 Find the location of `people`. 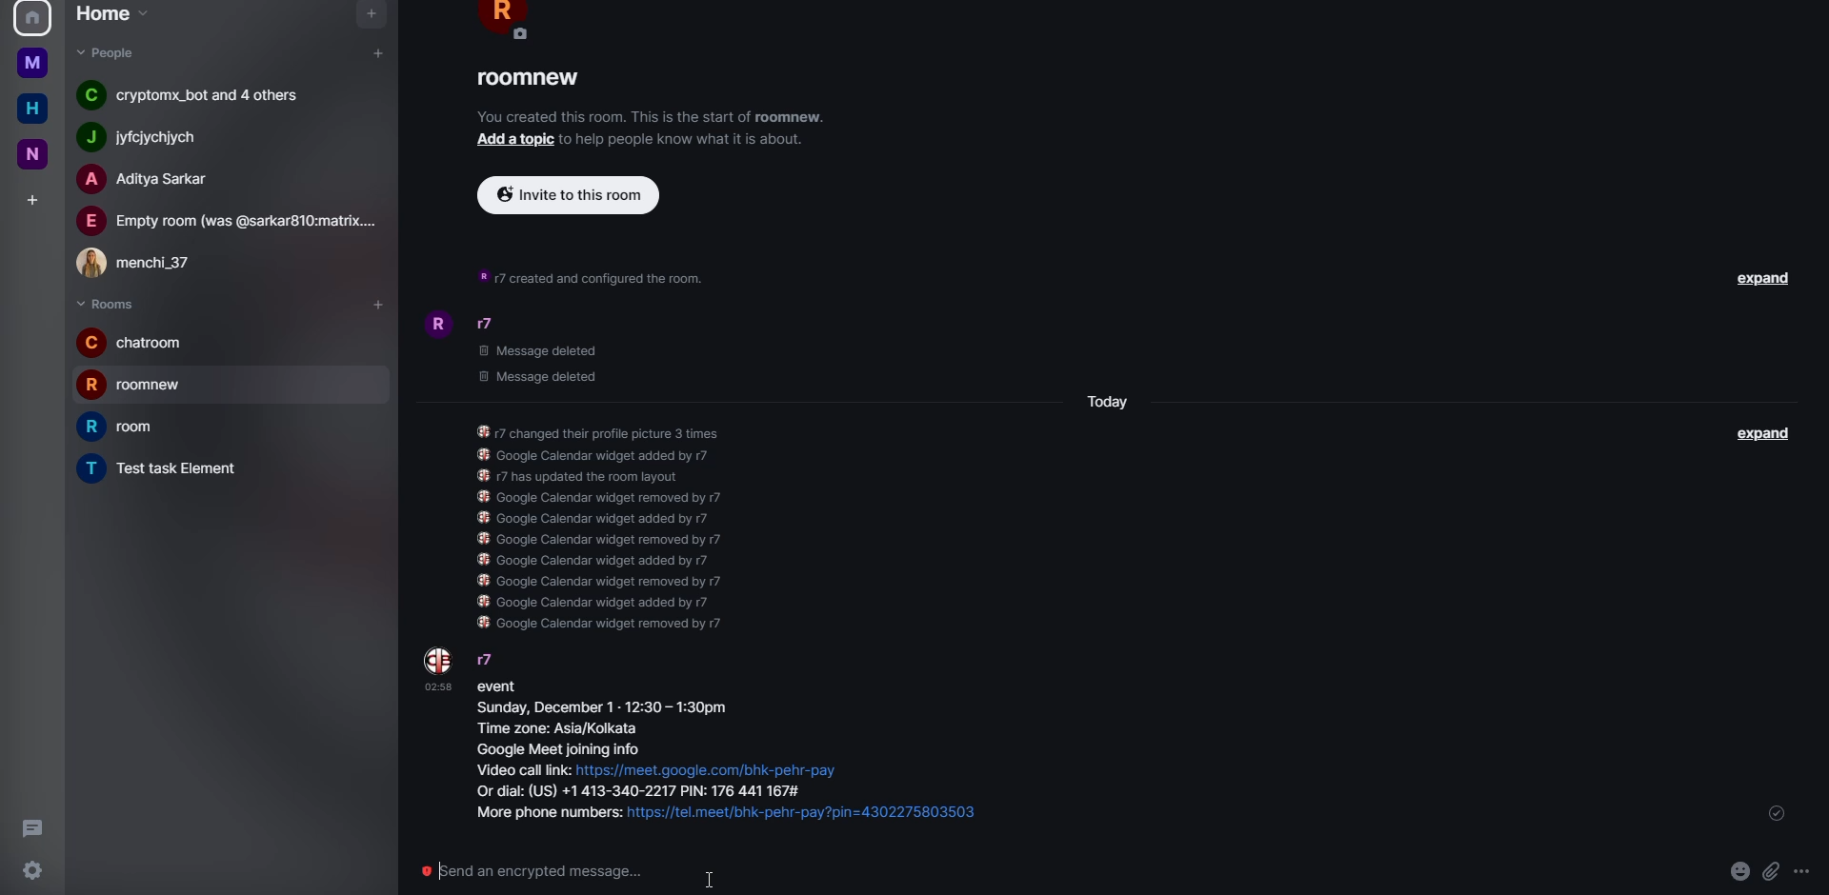

people is located at coordinates (143, 263).